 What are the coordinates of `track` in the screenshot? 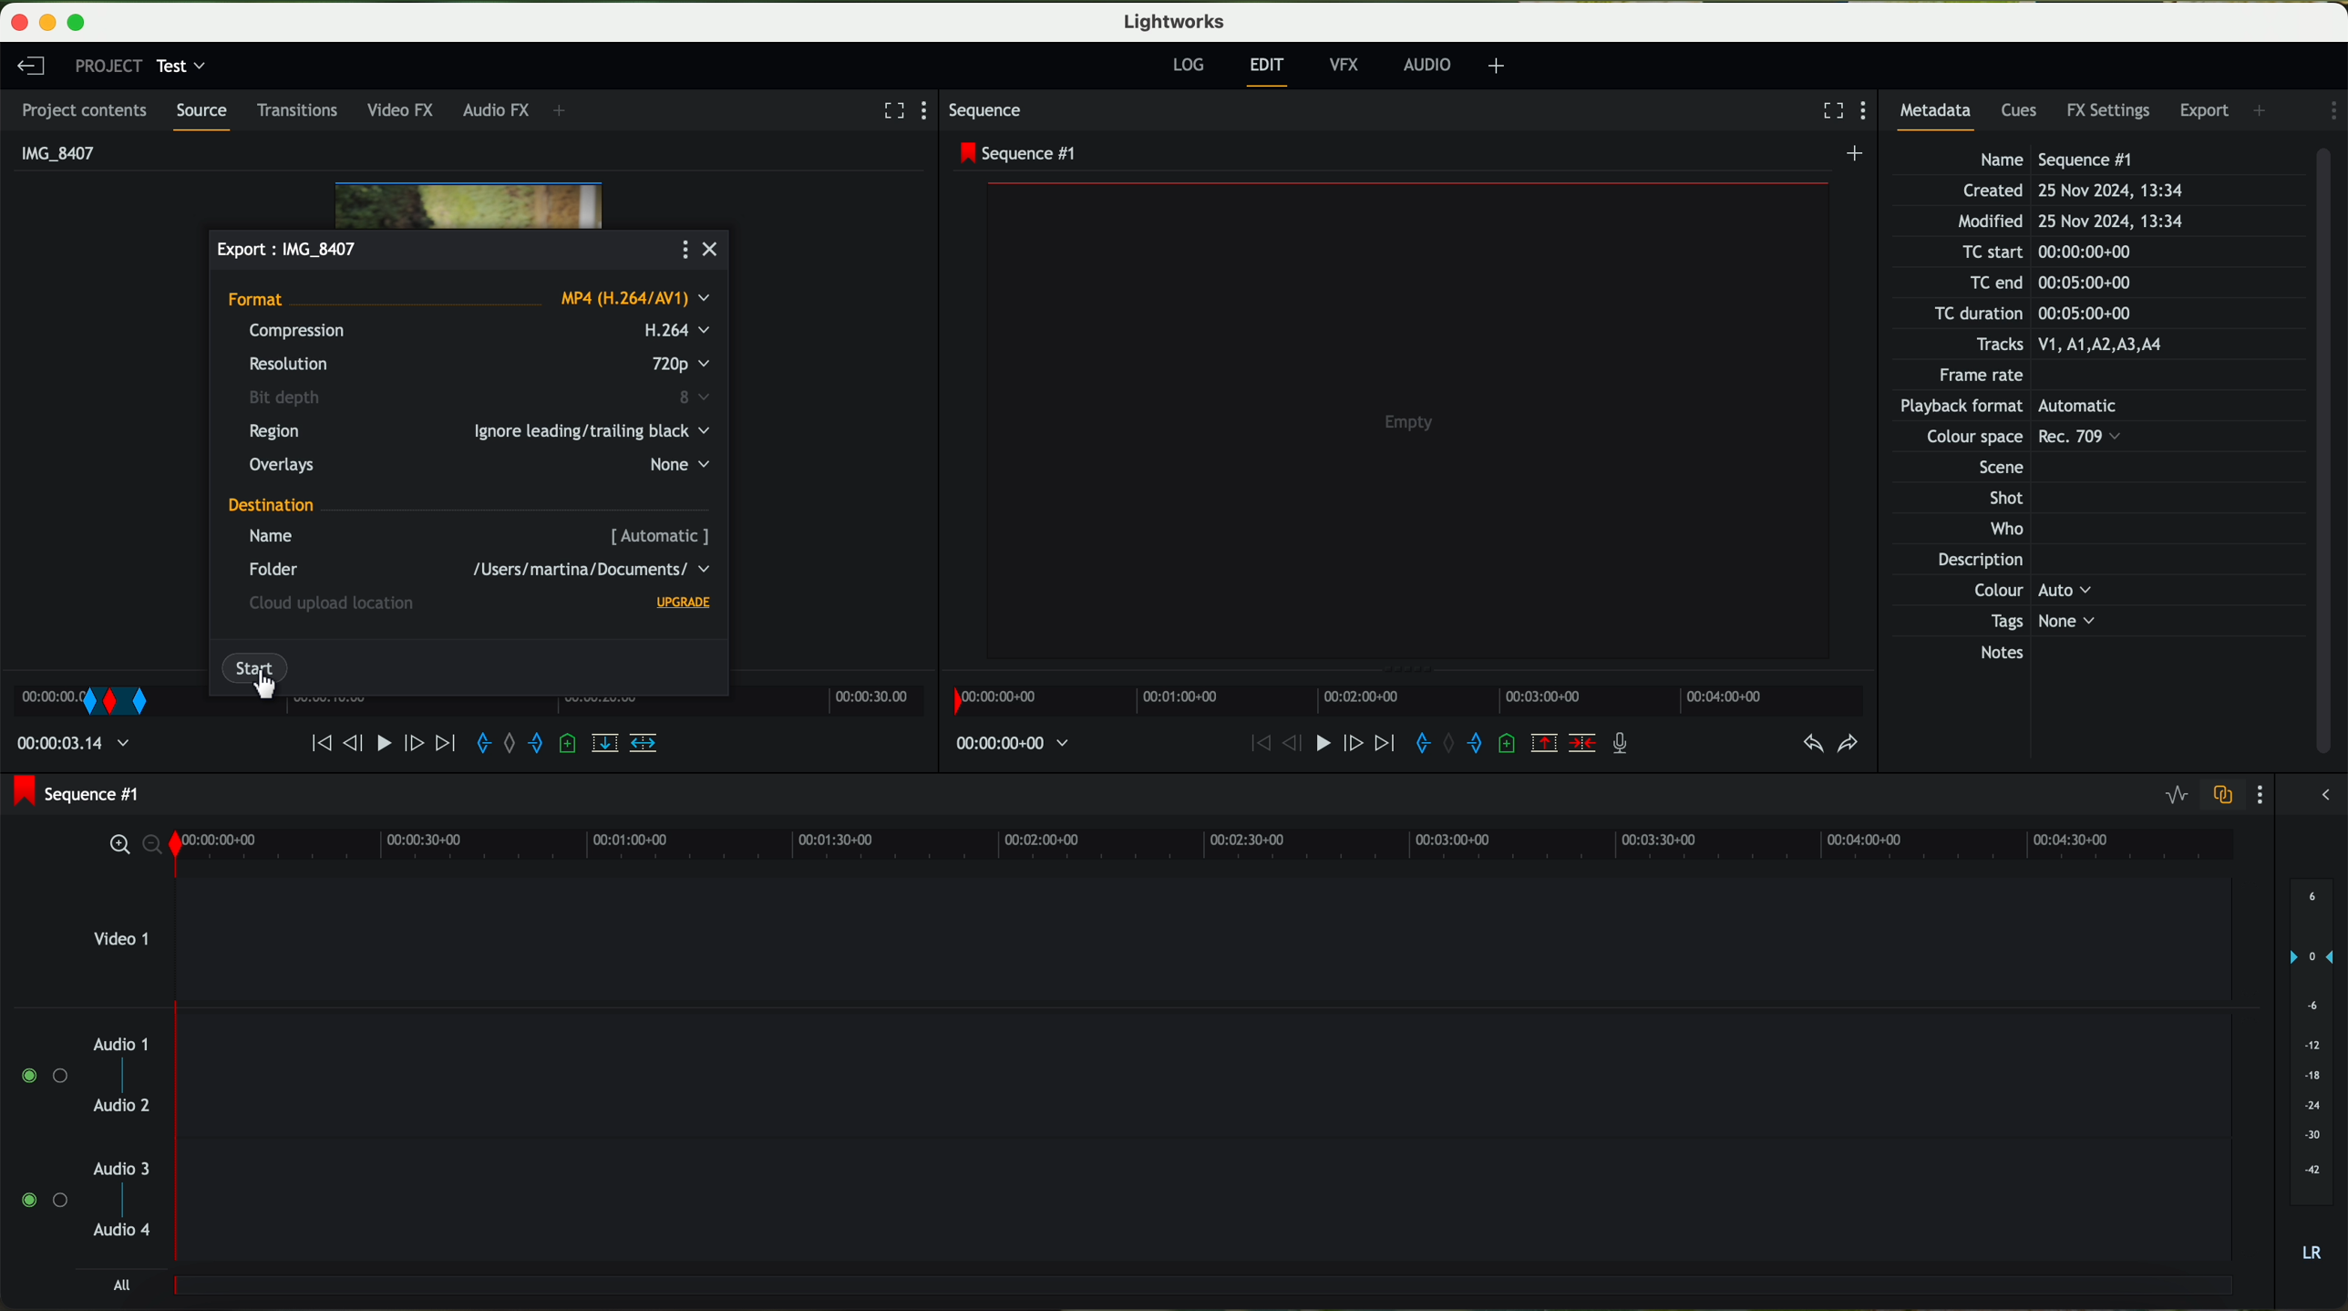 It's located at (1208, 1068).